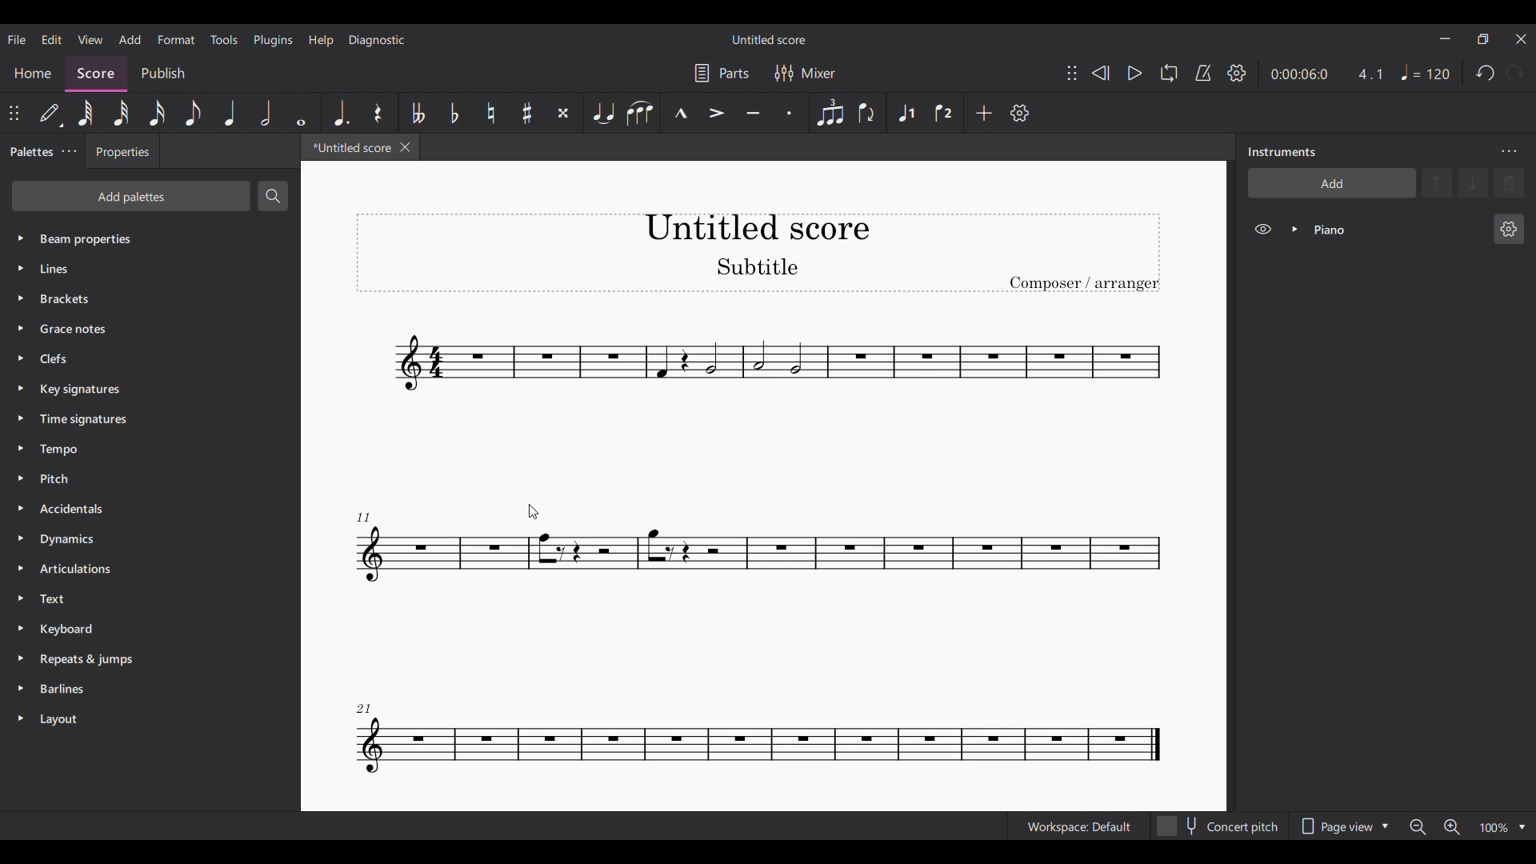 The height and width of the screenshot is (864, 1536). Describe the element at coordinates (1439, 182) in the screenshot. I see `Move selected instrument up` at that location.